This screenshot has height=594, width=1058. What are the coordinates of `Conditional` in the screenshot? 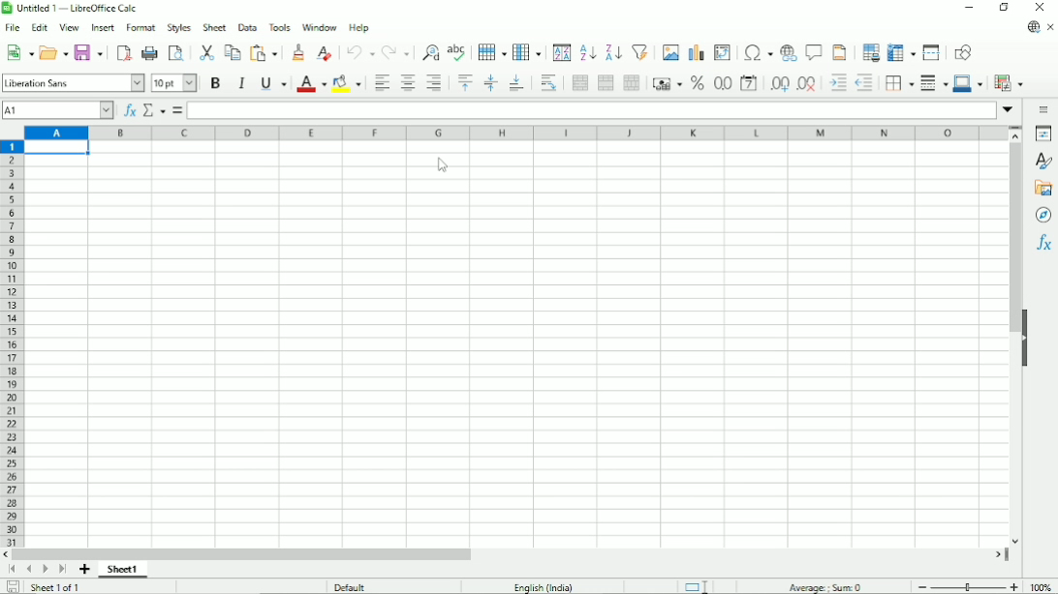 It's located at (1010, 82).